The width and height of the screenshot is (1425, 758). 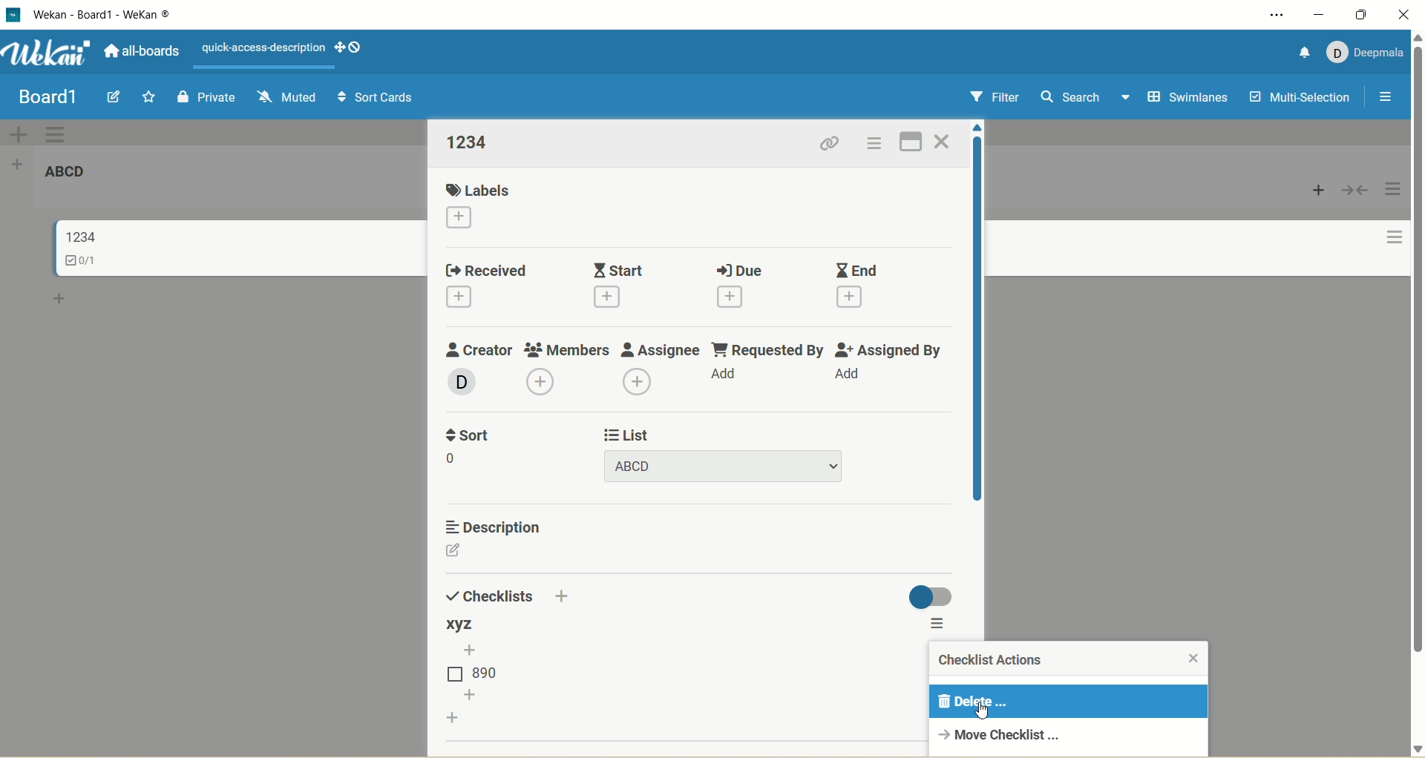 I want to click on more options, so click(x=944, y=626).